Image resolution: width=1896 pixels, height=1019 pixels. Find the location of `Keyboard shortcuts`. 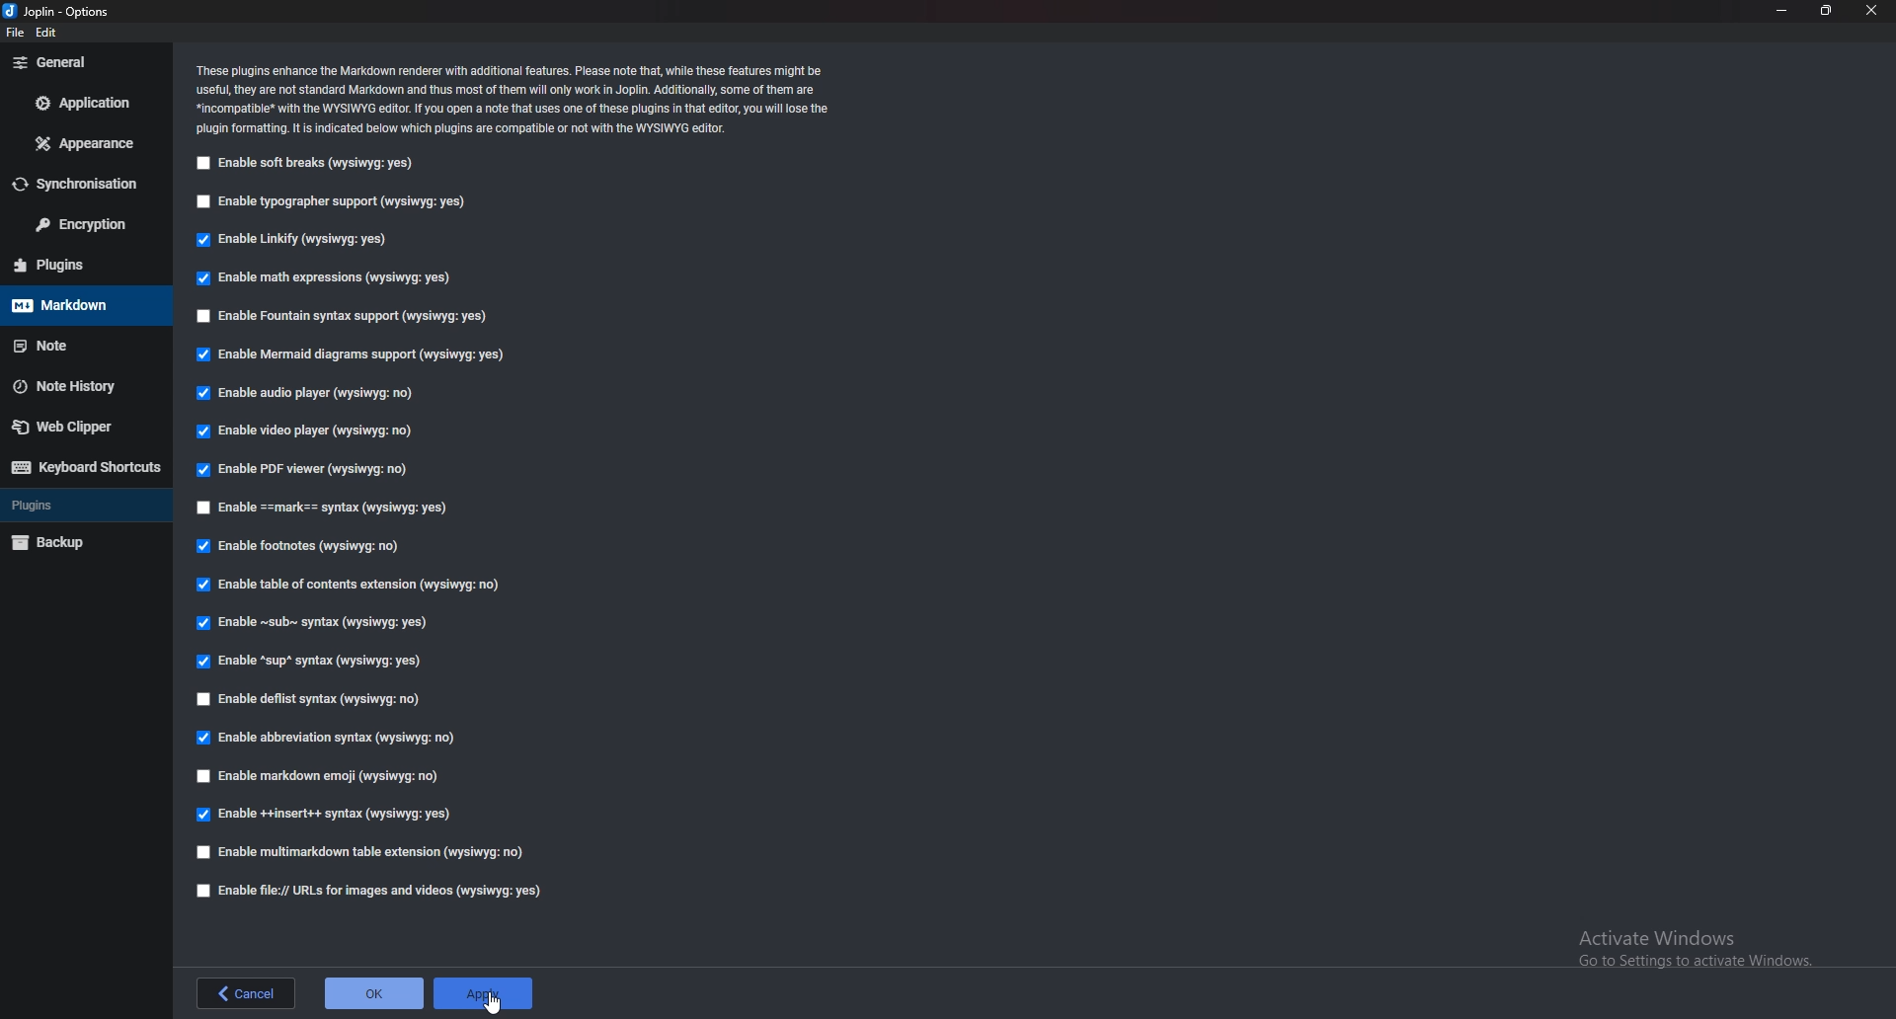

Keyboard shortcuts is located at coordinates (86, 469).